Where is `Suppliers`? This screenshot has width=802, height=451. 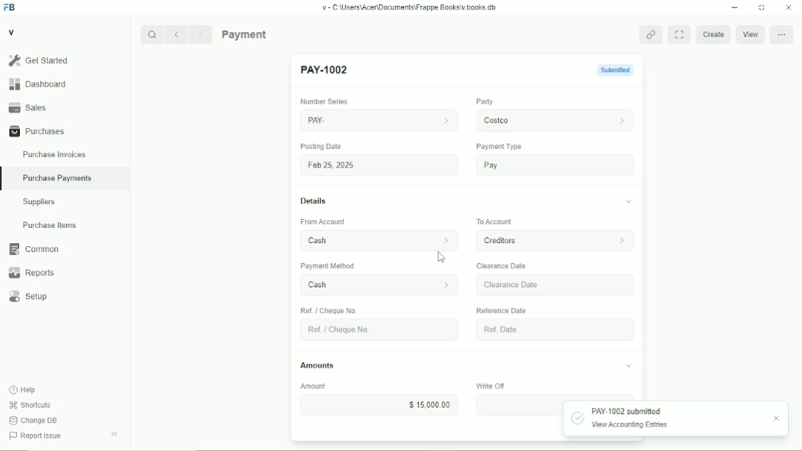
Suppliers is located at coordinates (65, 202).